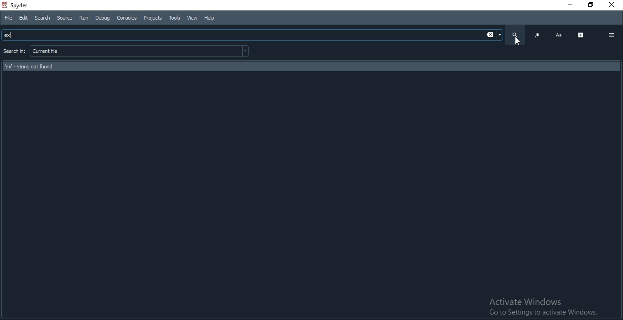 Image resolution: width=623 pixels, height=320 pixels. I want to click on current file, so click(140, 51).